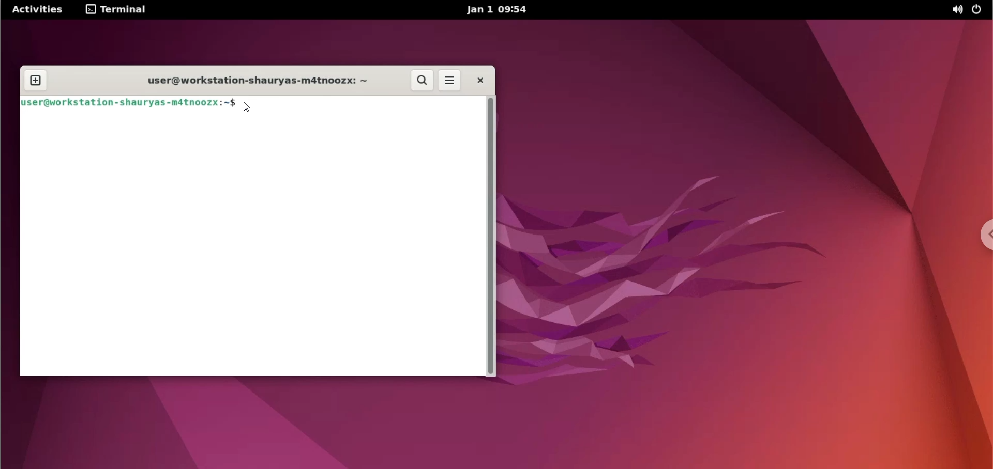 This screenshot has height=469, width=993. Describe the element at coordinates (502, 11) in the screenshot. I see `Jan 1 09:54` at that location.